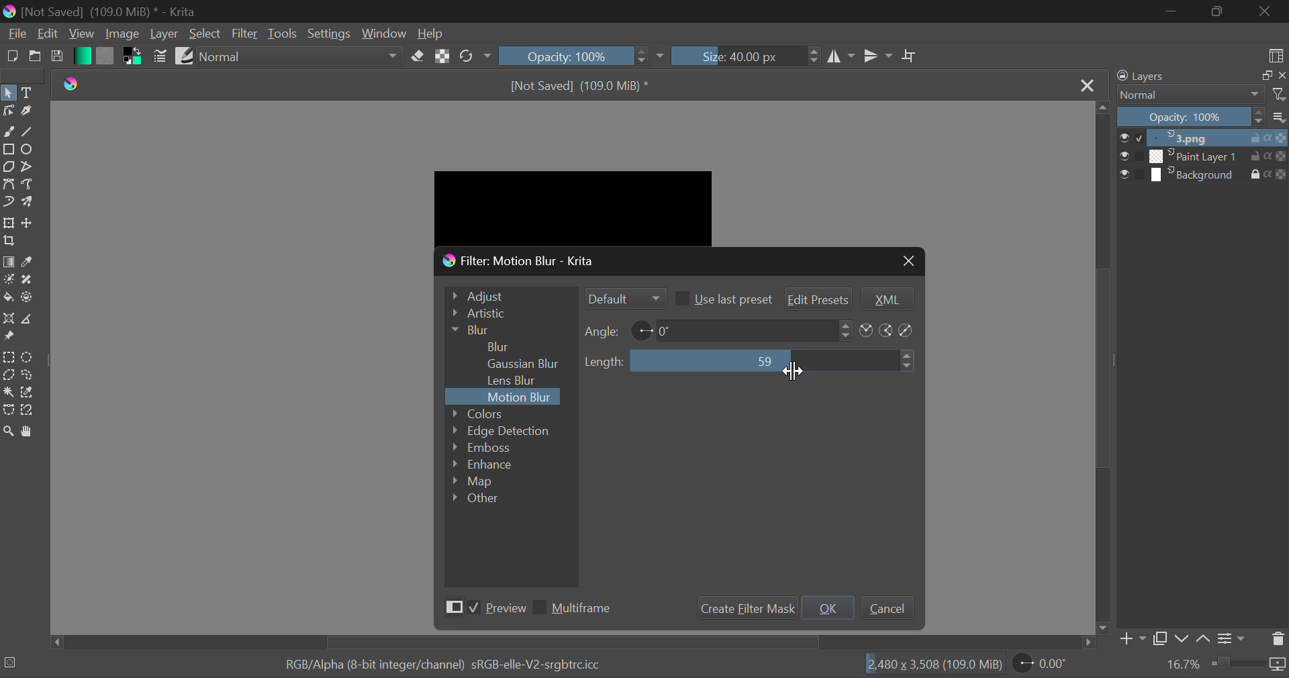 The width and height of the screenshot is (1289, 678). Describe the element at coordinates (1249, 665) in the screenshot. I see `zoom slider` at that location.